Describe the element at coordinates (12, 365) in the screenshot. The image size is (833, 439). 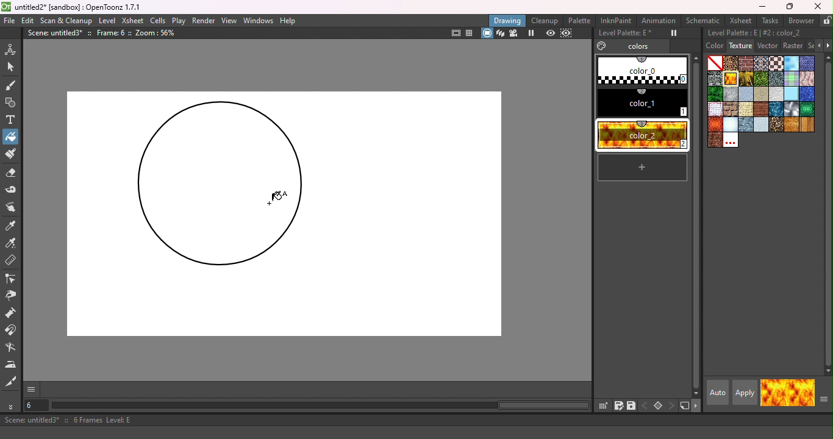
I see `Iron tool` at that location.